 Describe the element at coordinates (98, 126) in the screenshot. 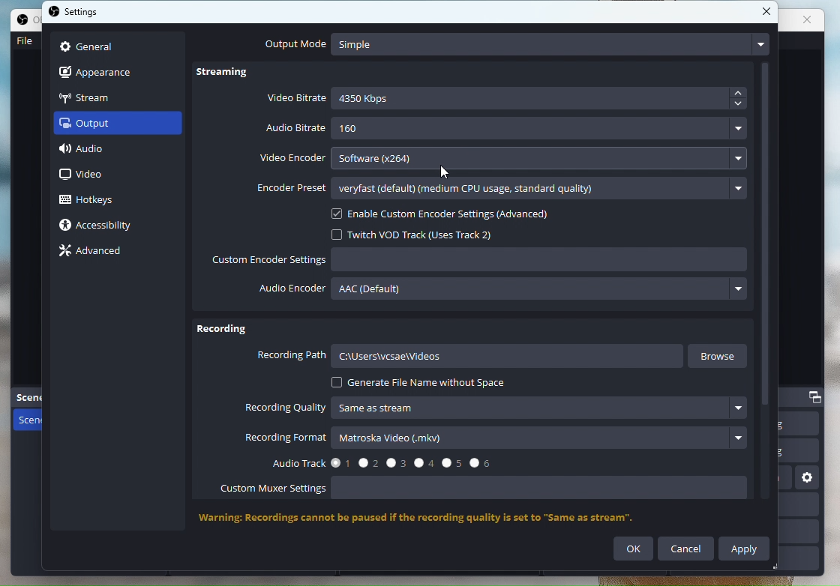

I see `output` at that location.